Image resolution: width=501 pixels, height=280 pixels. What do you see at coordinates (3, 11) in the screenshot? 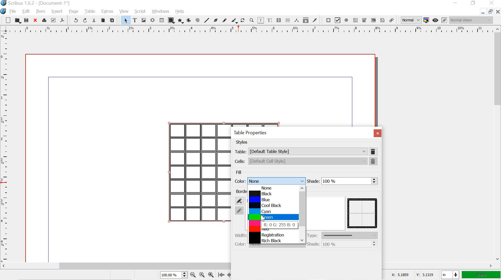
I see `logo` at bounding box center [3, 11].